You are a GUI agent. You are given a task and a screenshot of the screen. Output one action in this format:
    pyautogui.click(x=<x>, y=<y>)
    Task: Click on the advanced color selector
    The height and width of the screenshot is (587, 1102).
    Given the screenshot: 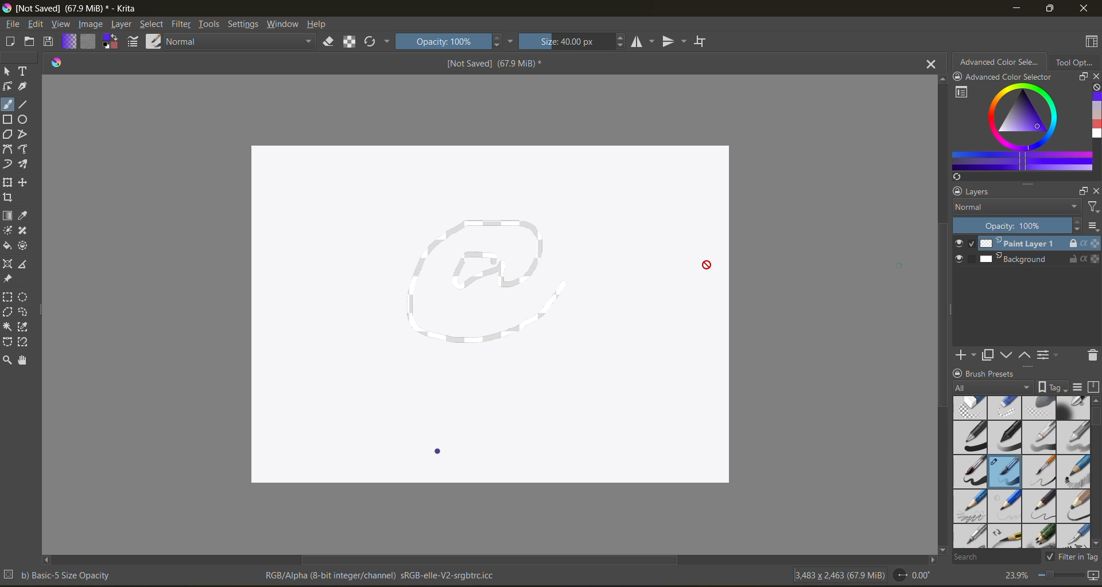 What is the action you would take?
    pyautogui.click(x=1001, y=62)
    